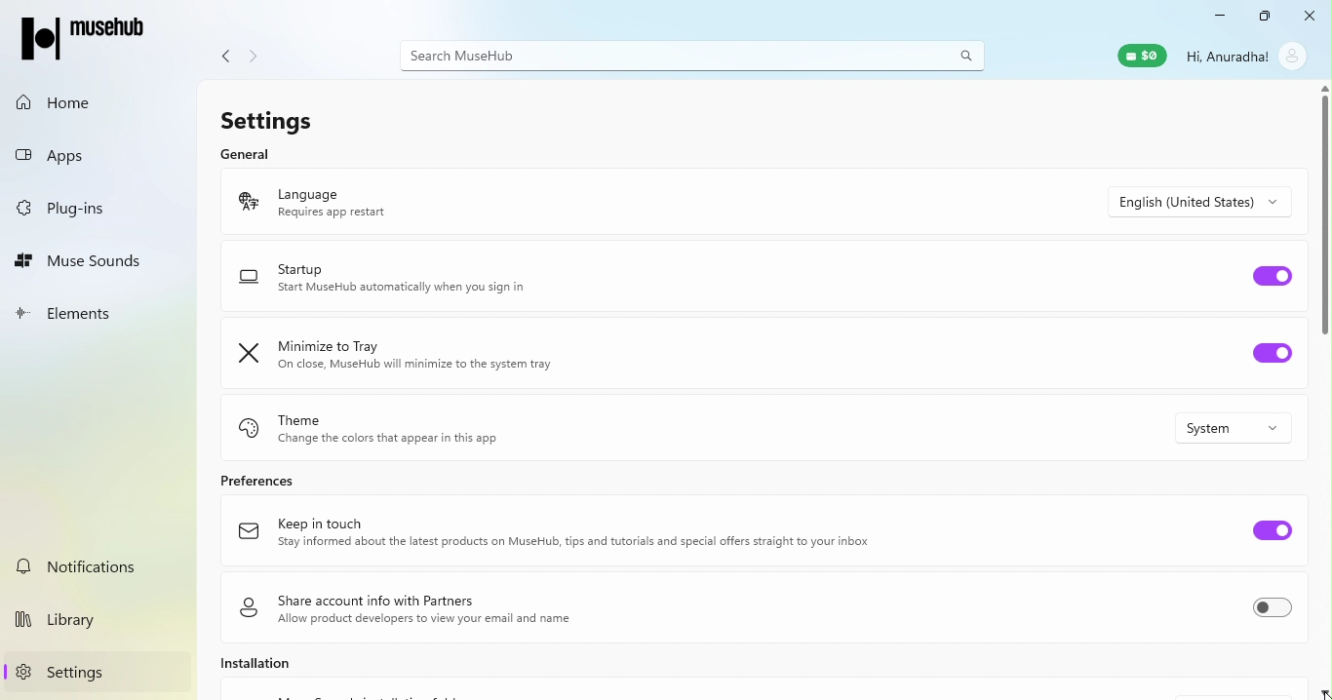 The height and width of the screenshot is (700, 1332). What do you see at coordinates (530, 610) in the screenshot?
I see `Share account info with partners` at bounding box center [530, 610].